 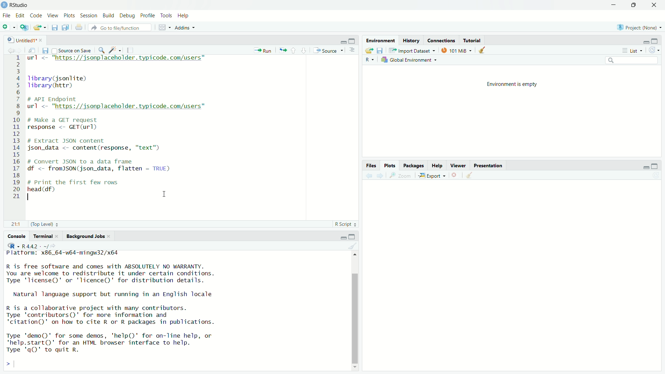 I want to click on Show in new window, so click(x=31, y=51).